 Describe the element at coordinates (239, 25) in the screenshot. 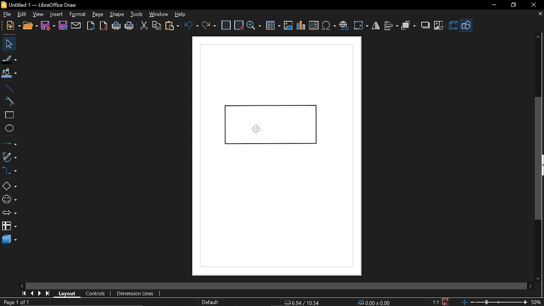

I see `snap to grid` at that location.